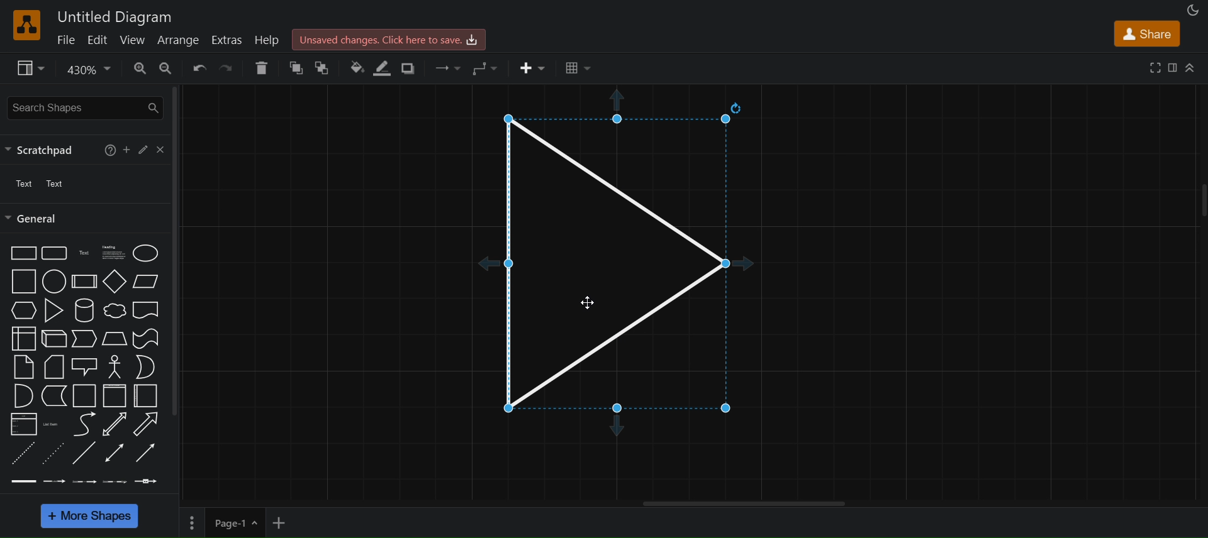 The height and width of the screenshot is (538, 1208). What do you see at coordinates (43, 184) in the screenshot?
I see `text ` at bounding box center [43, 184].